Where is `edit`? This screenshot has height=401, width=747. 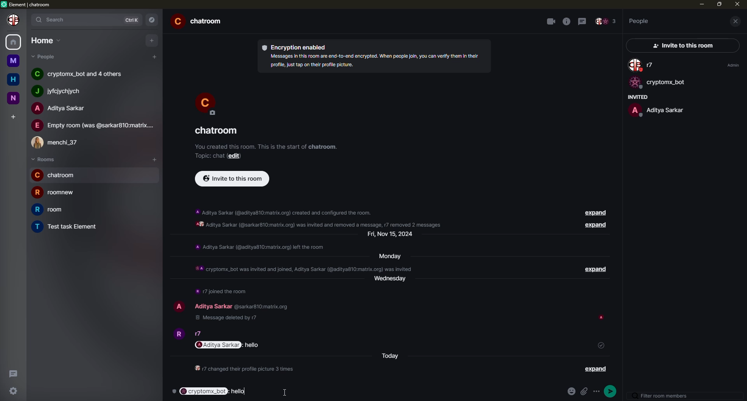
edit is located at coordinates (234, 156).